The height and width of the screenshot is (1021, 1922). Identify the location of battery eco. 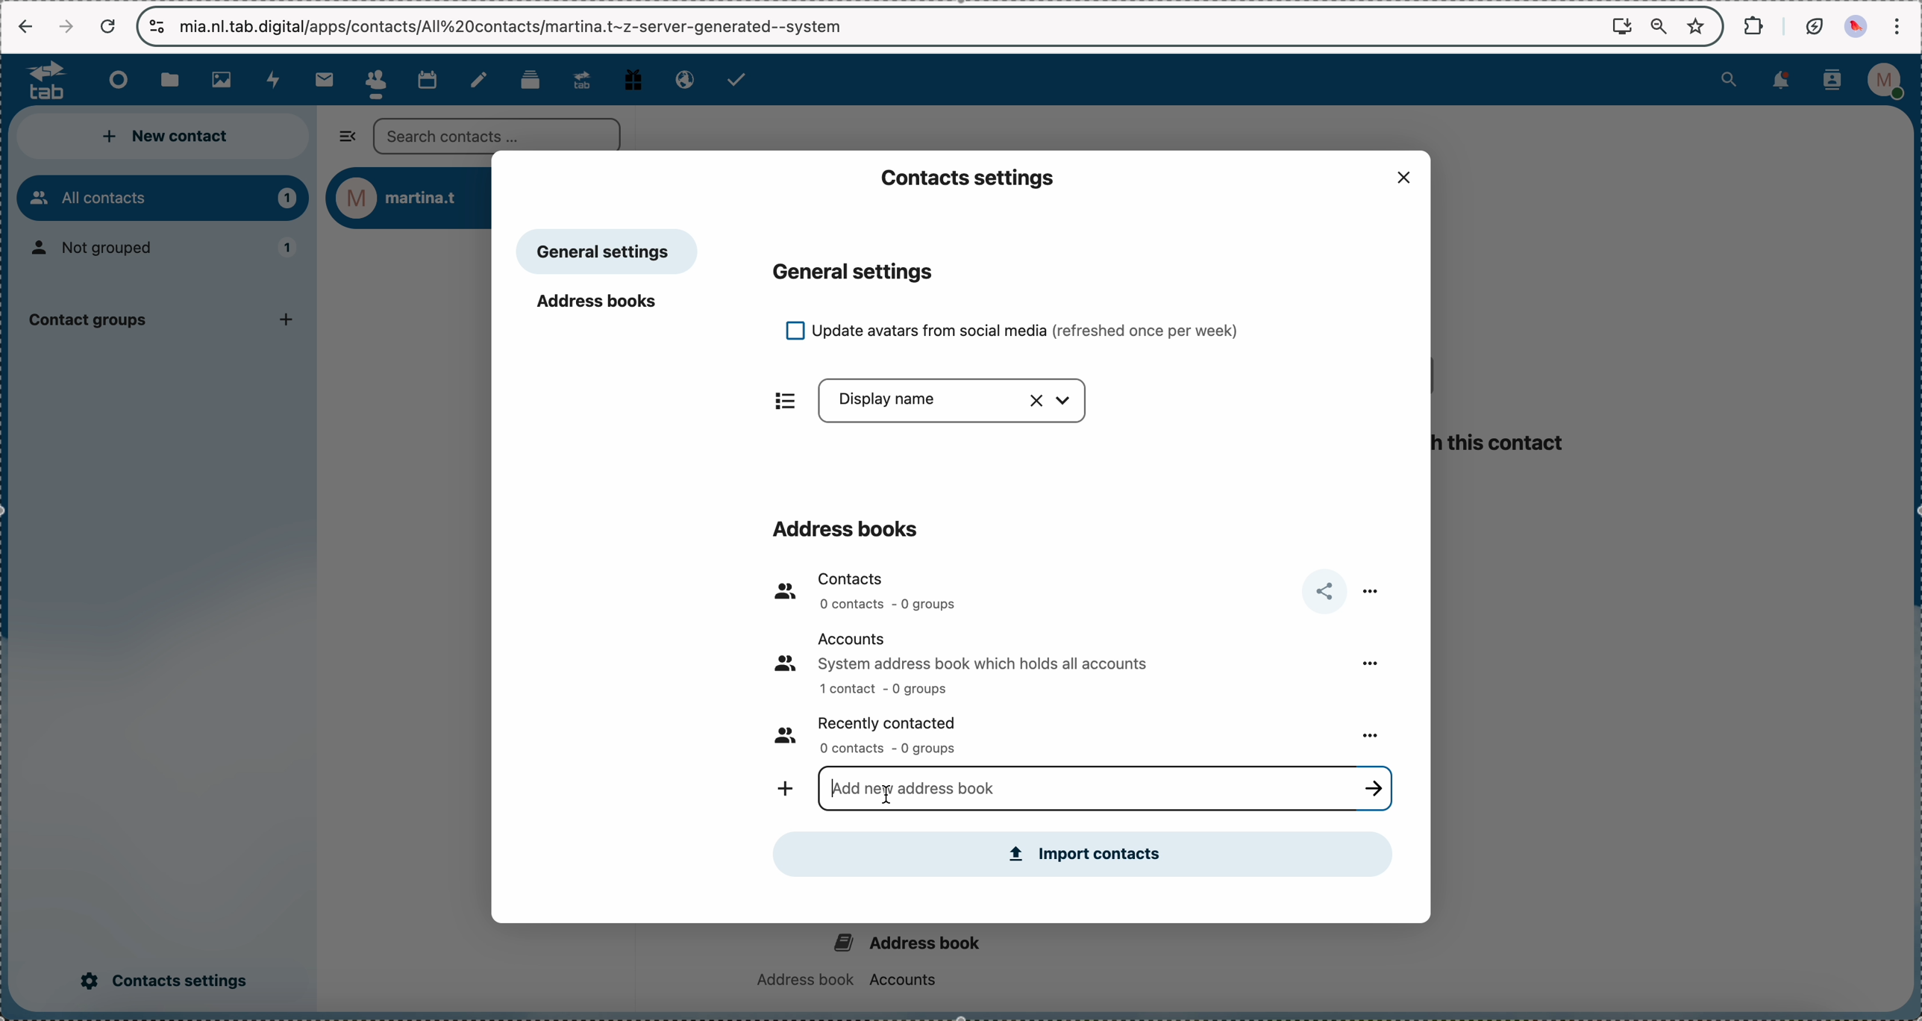
(1814, 25).